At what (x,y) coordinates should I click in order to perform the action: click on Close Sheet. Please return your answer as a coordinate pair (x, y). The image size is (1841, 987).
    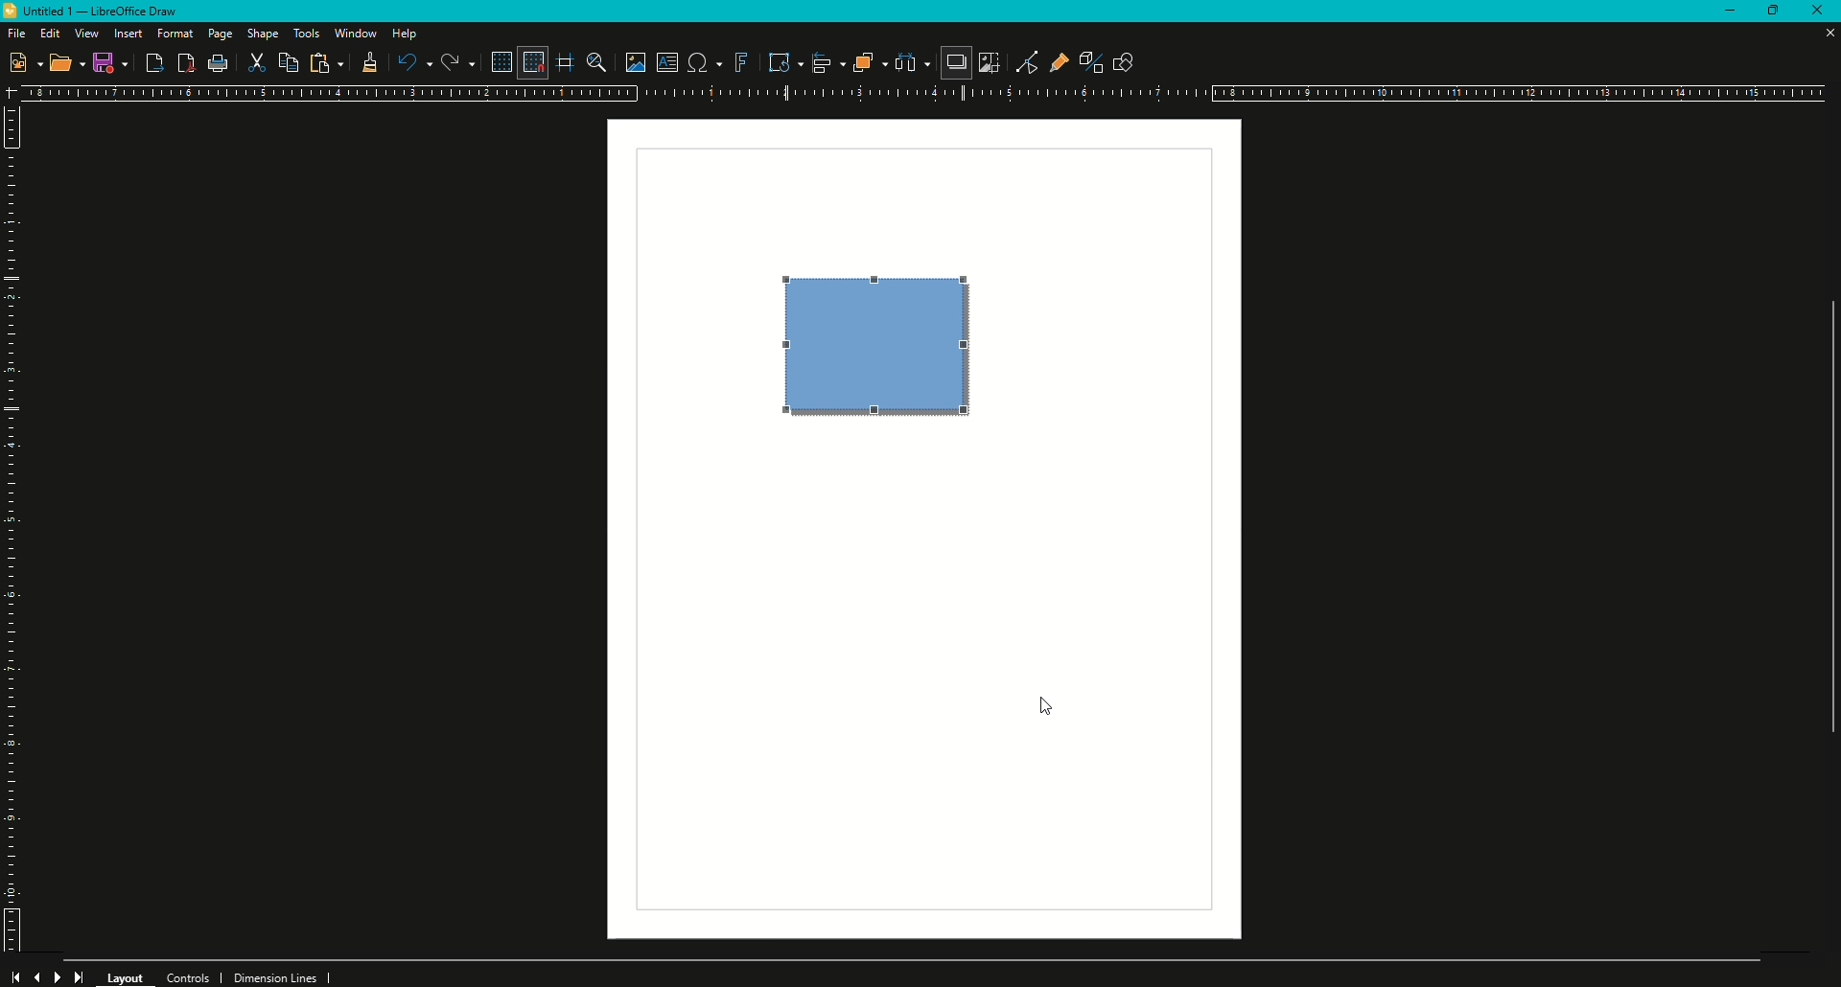
    Looking at the image, I should click on (1827, 34).